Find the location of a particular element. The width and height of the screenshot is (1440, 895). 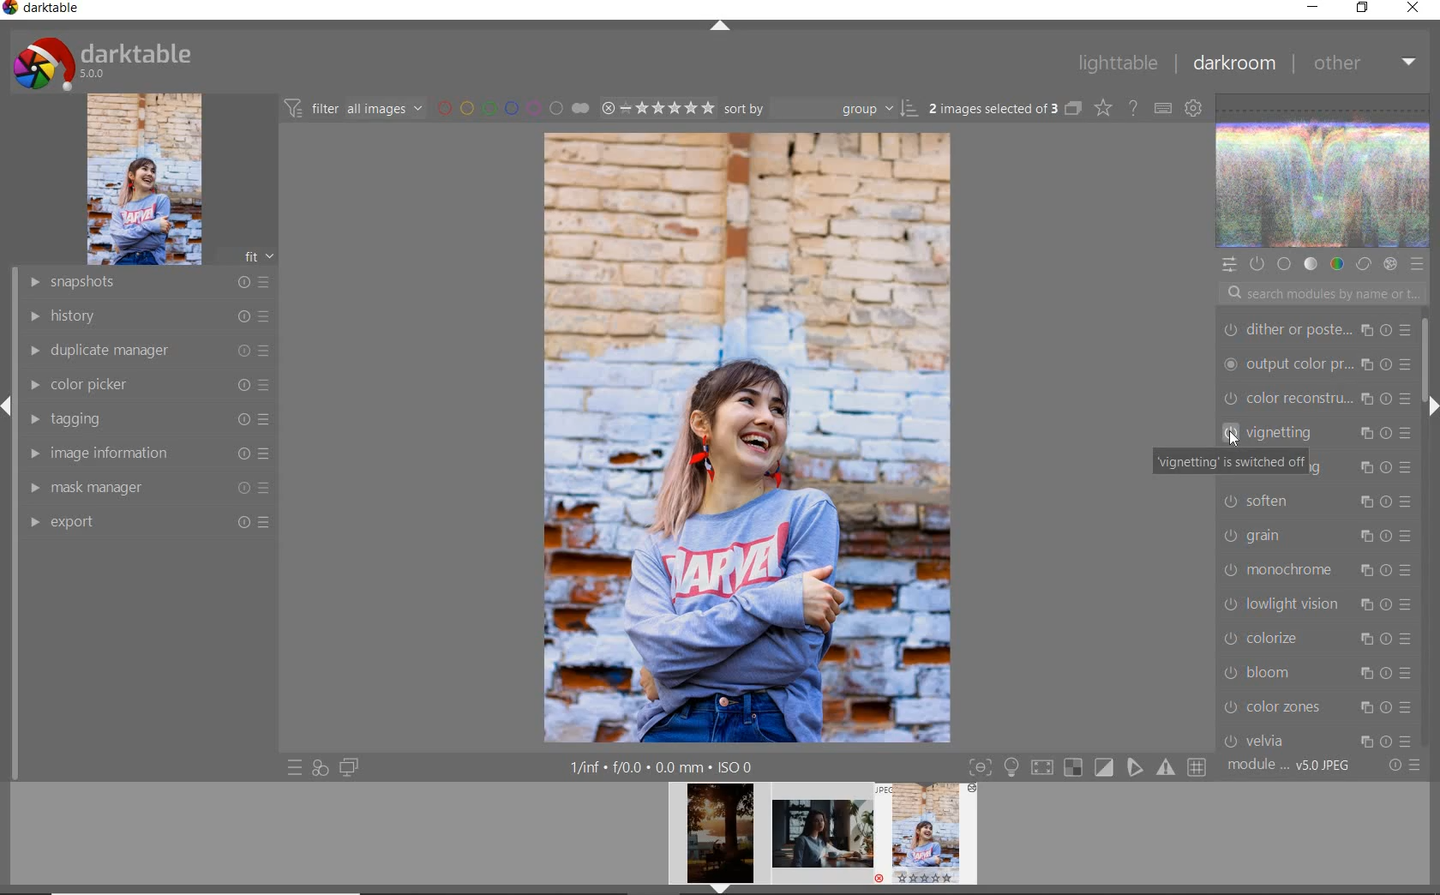

search modules is located at coordinates (1318, 296).